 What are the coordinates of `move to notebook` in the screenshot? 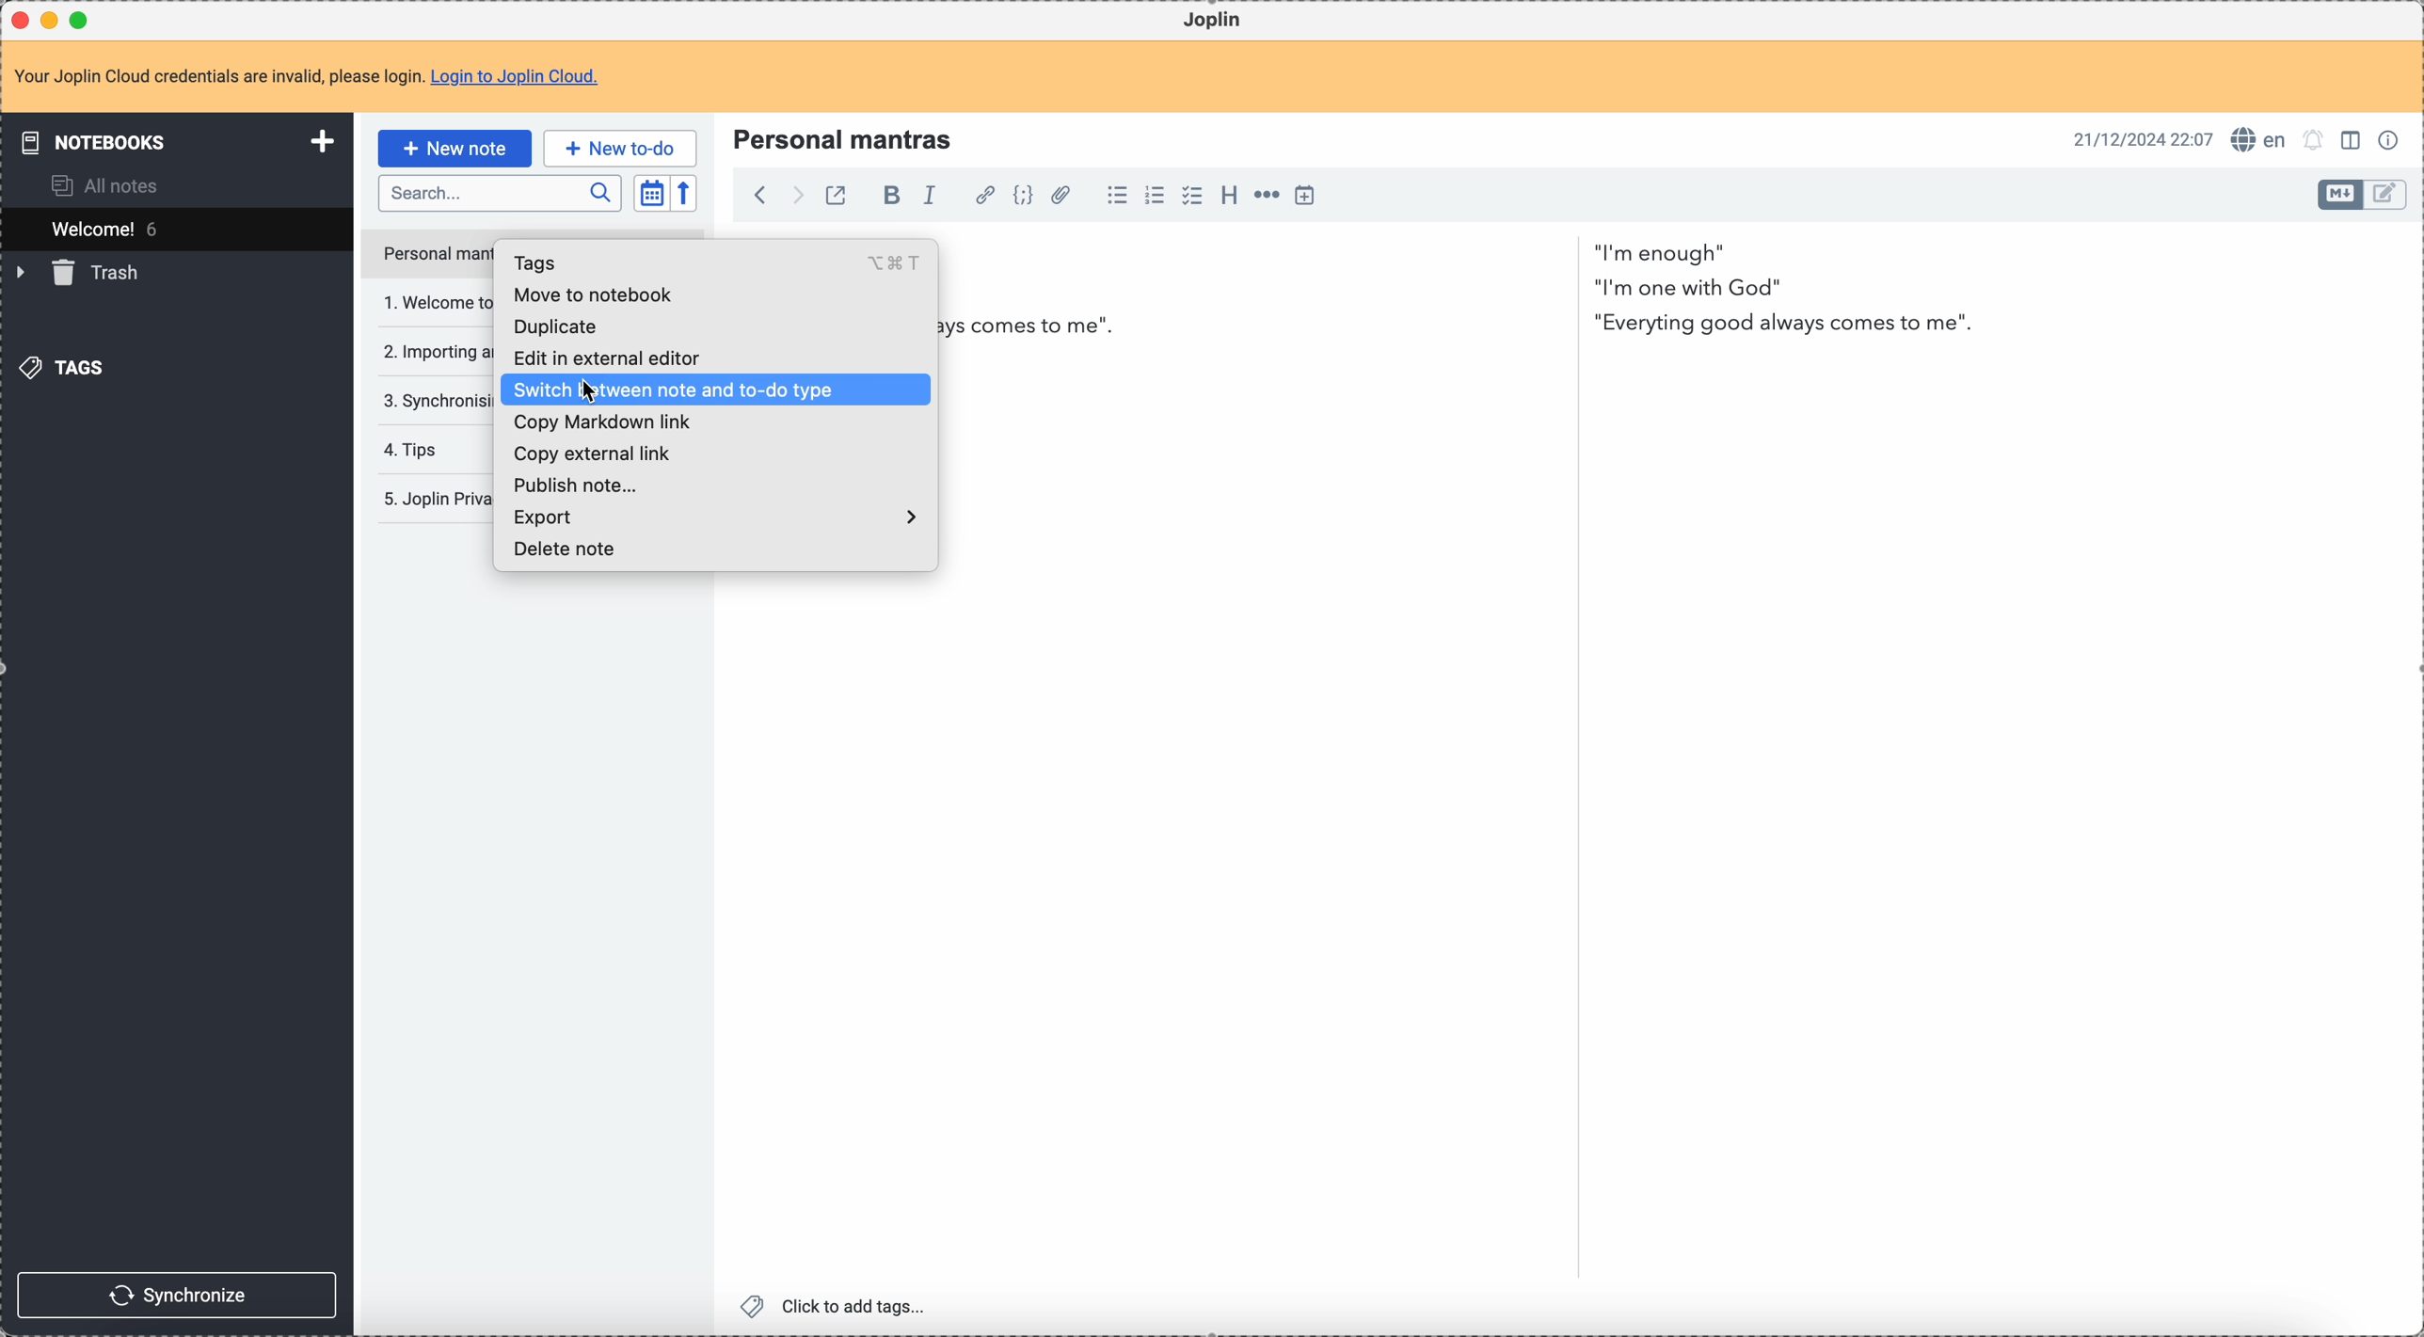 It's located at (593, 299).